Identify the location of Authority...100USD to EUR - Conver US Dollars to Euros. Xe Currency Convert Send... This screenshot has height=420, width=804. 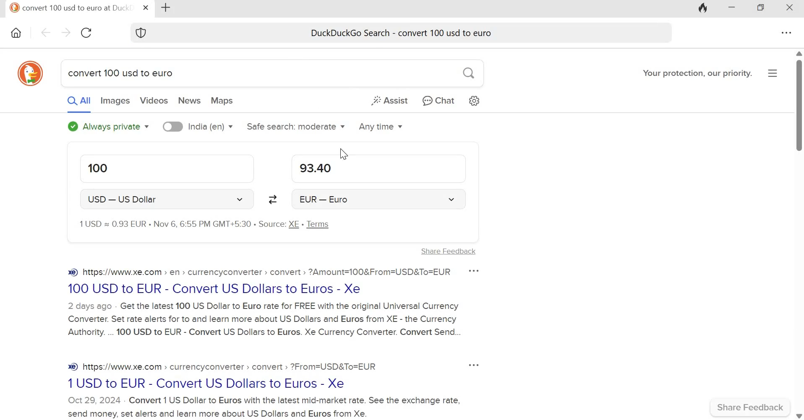
(264, 334).